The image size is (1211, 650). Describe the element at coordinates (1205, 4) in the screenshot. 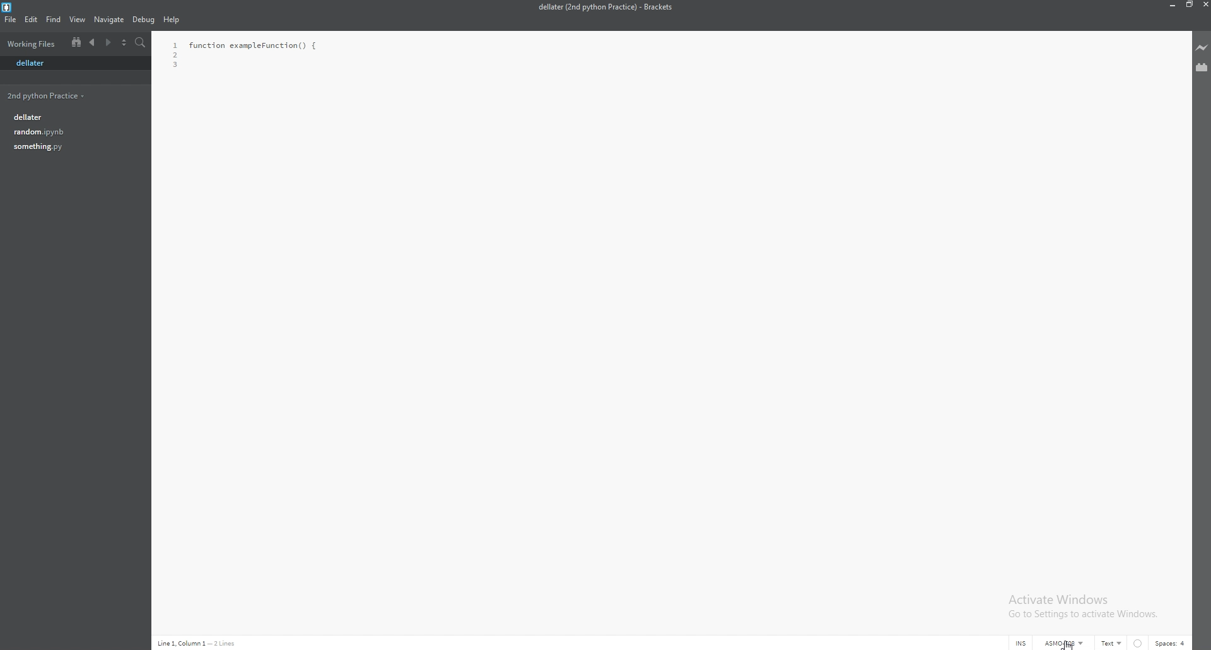

I see `close` at that location.